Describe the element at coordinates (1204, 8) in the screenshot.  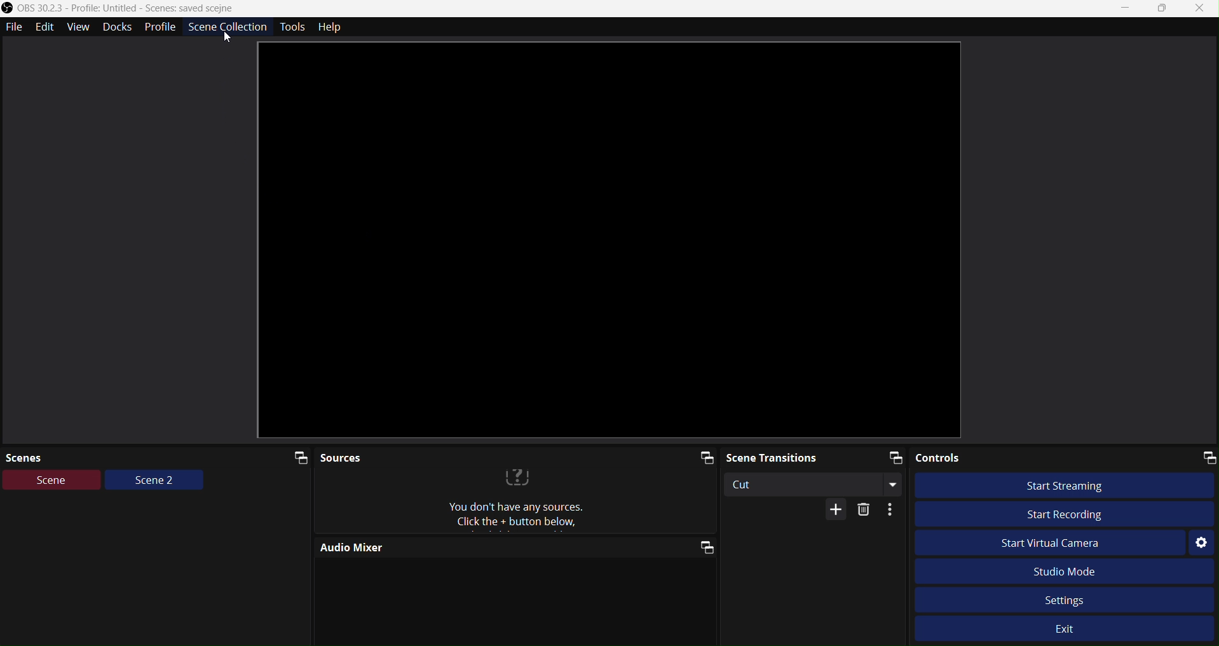
I see `Close` at that location.